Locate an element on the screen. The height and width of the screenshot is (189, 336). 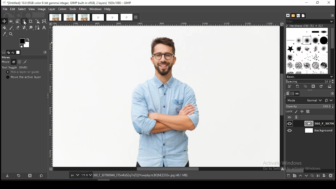
rectangle select tool is located at coordinates (11, 21).